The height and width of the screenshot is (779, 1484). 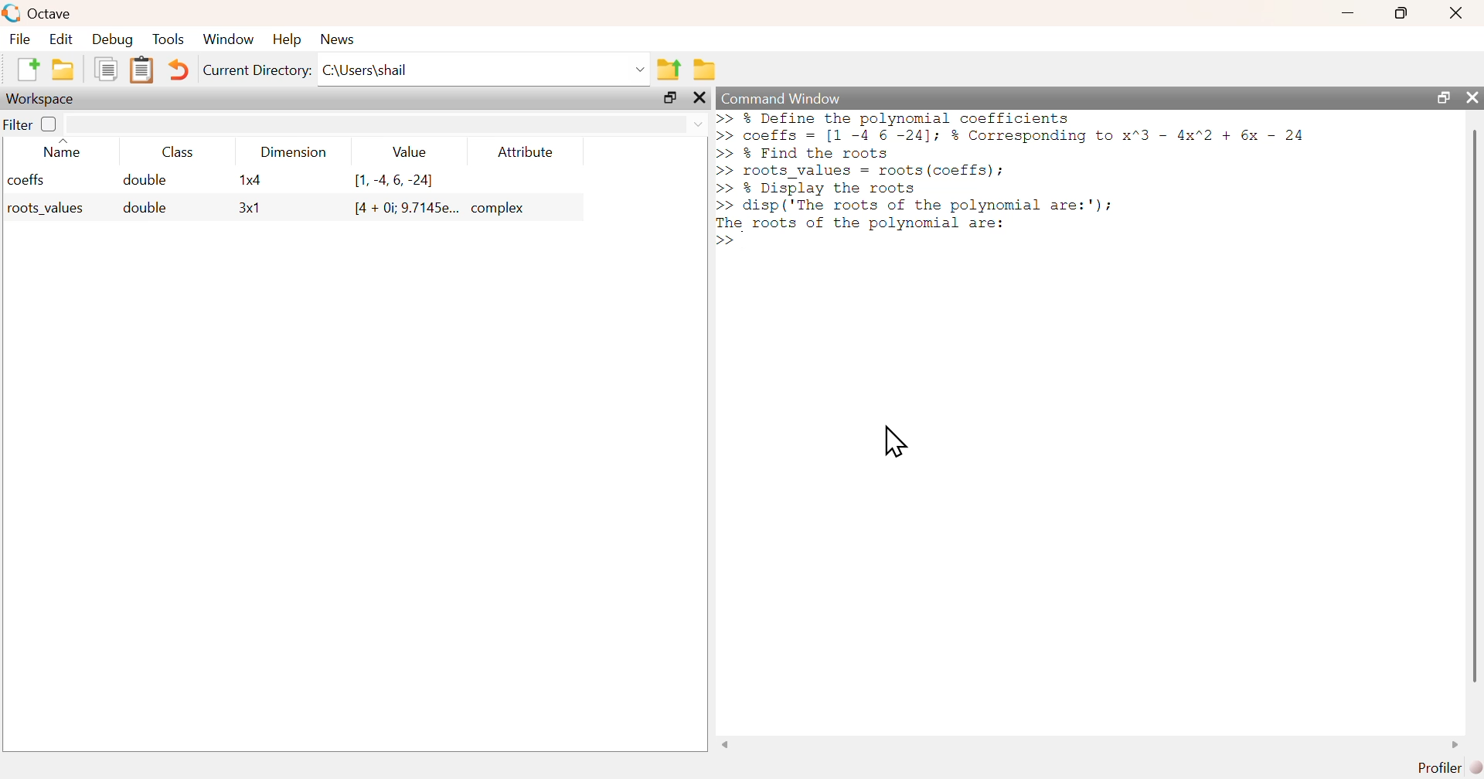 What do you see at coordinates (64, 148) in the screenshot?
I see `Name` at bounding box center [64, 148].